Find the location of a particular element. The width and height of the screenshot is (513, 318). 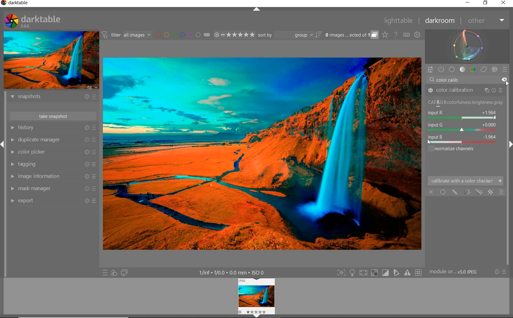

RESET OR PRESETS & PREFERENCES is located at coordinates (500, 272).